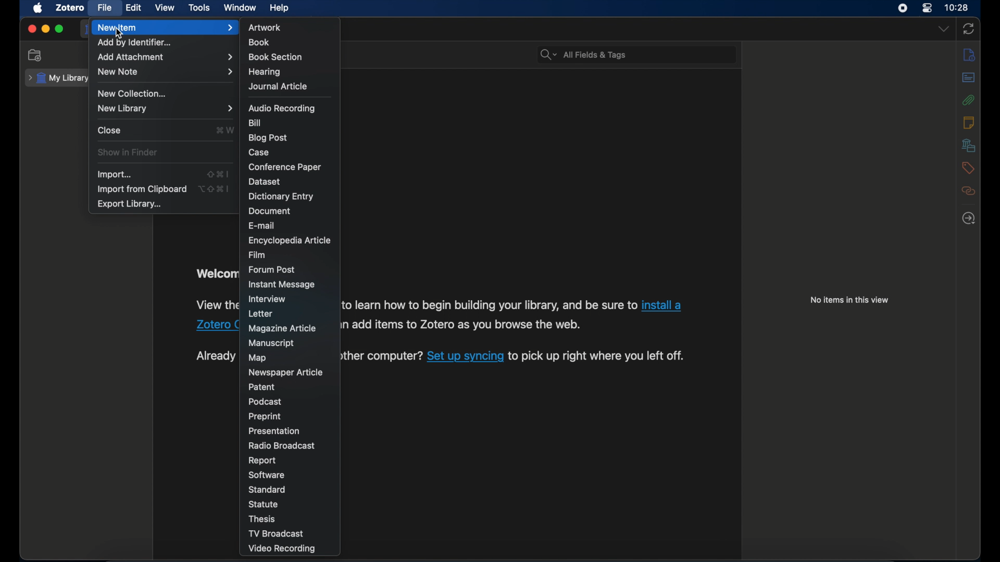 Image resolution: width=1000 pixels, height=562 pixels. I want to click on import from clipboard, so click(143, 189).